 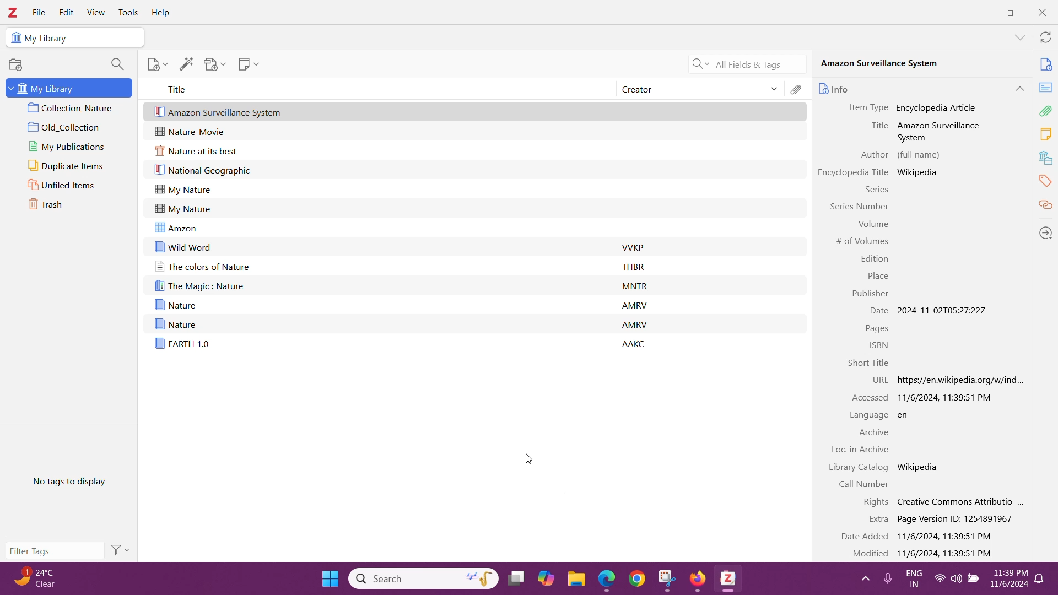 What do you see at coordinates (14, 13) in the screenshot?
I see `Application Logo` at bounding box center [14, 13].